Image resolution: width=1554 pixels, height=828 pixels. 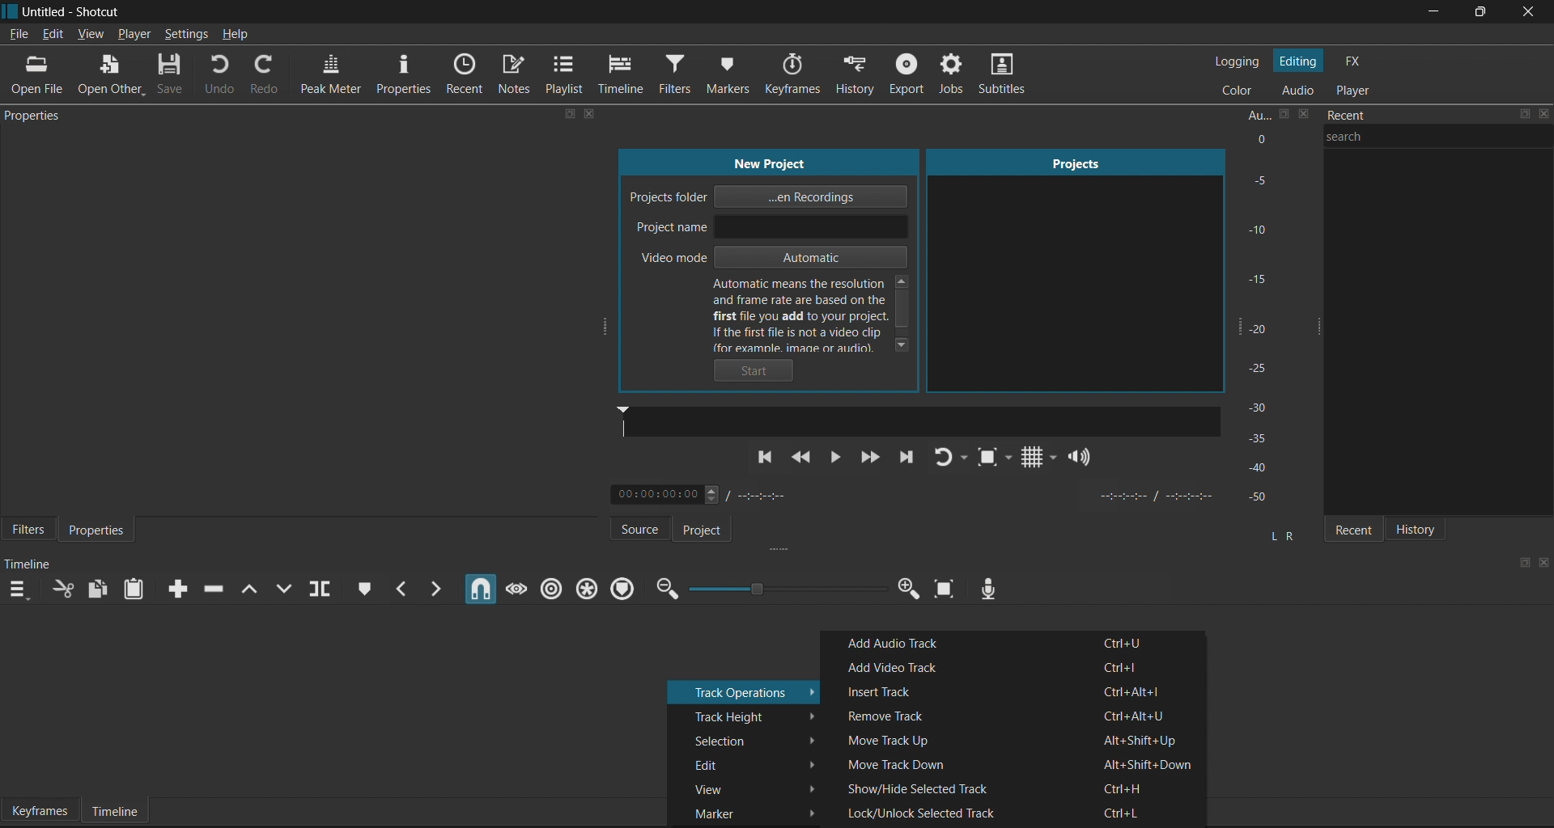 I want to click on Fast Forward, so click(x=868, y=457).